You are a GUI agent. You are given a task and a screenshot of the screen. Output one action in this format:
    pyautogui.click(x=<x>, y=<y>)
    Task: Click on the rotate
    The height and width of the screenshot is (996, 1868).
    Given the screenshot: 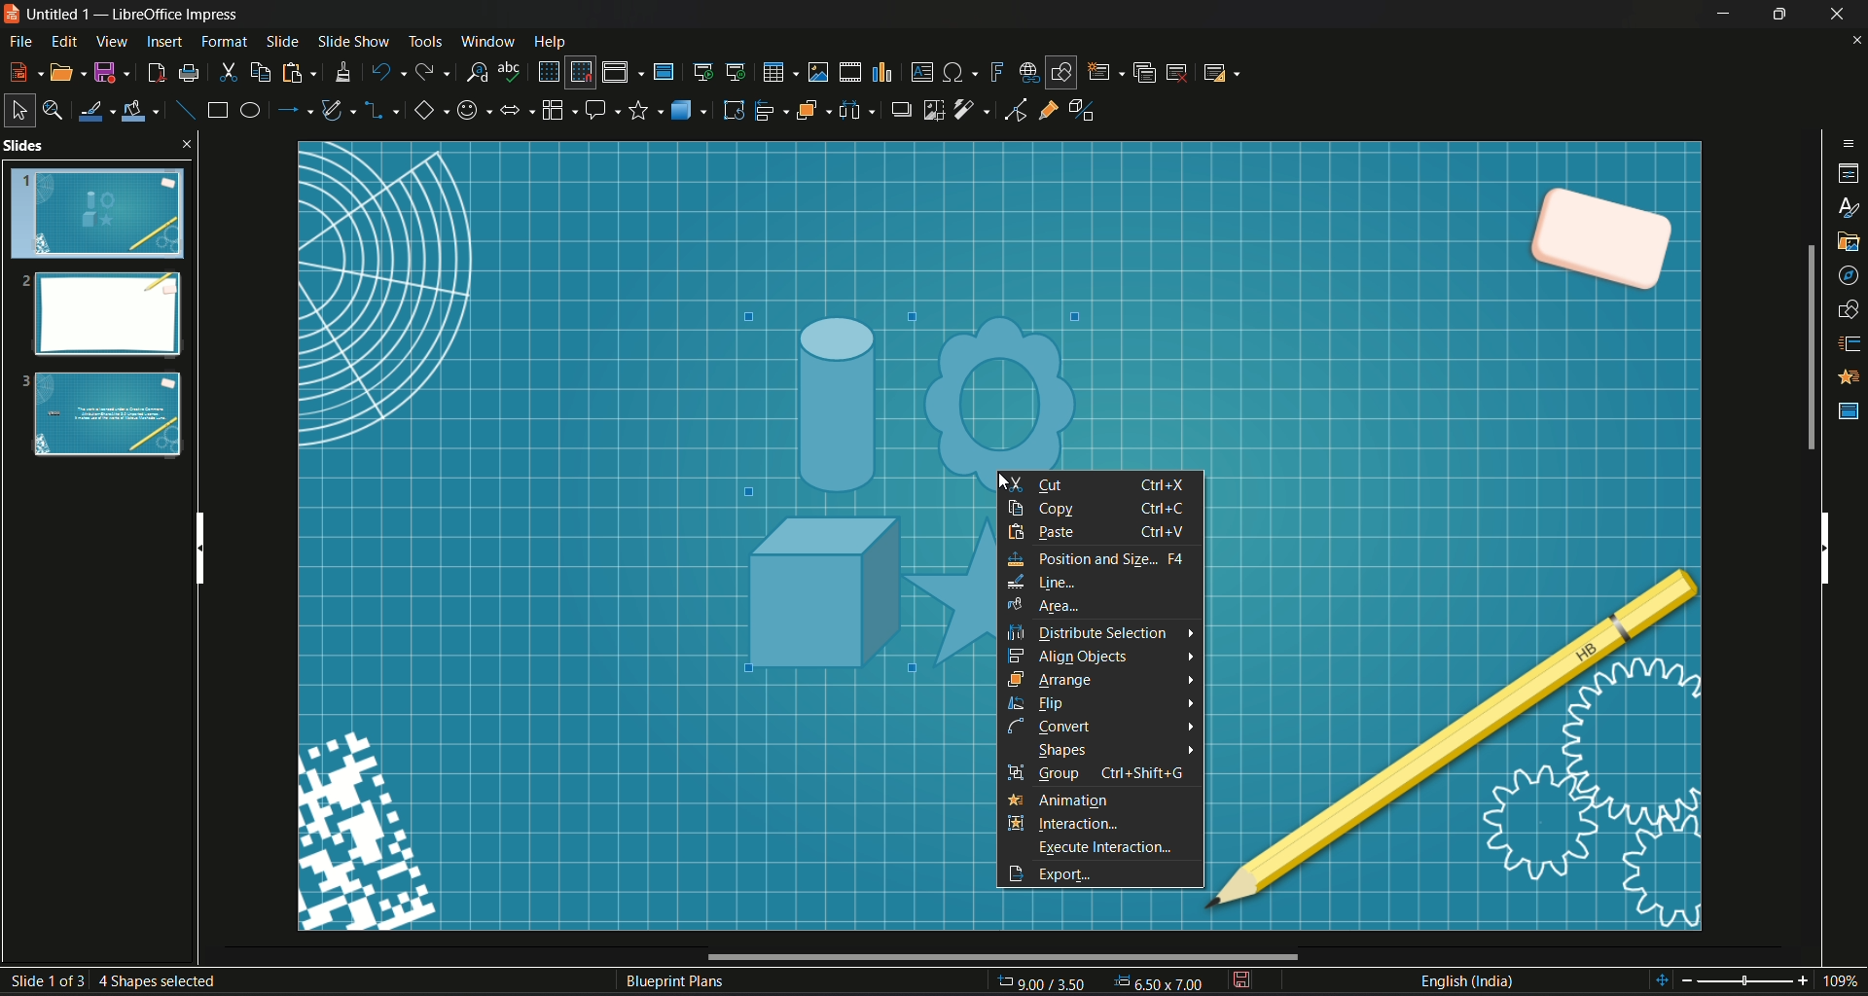 What is the action you would take?
    pyautogui.click(x=734, y=110)
    